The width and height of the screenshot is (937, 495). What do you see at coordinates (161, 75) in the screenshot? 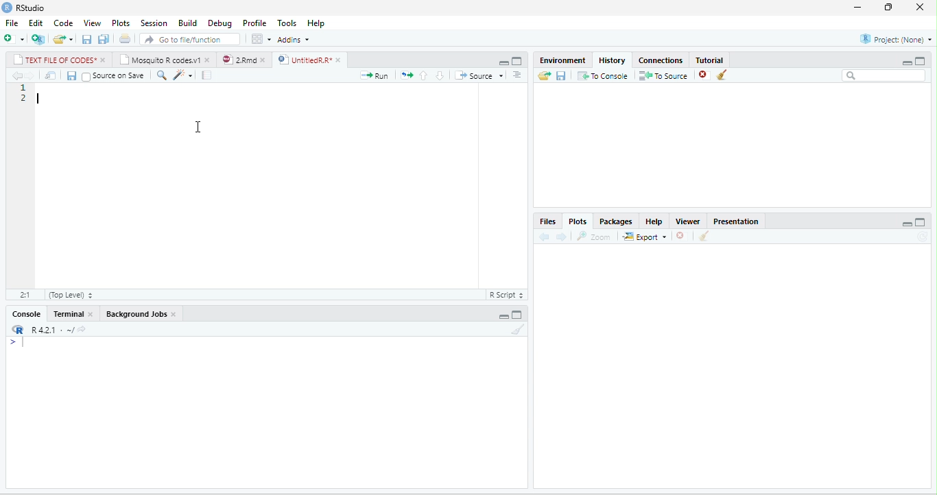
I see `search` at bounding box center [161, 75].